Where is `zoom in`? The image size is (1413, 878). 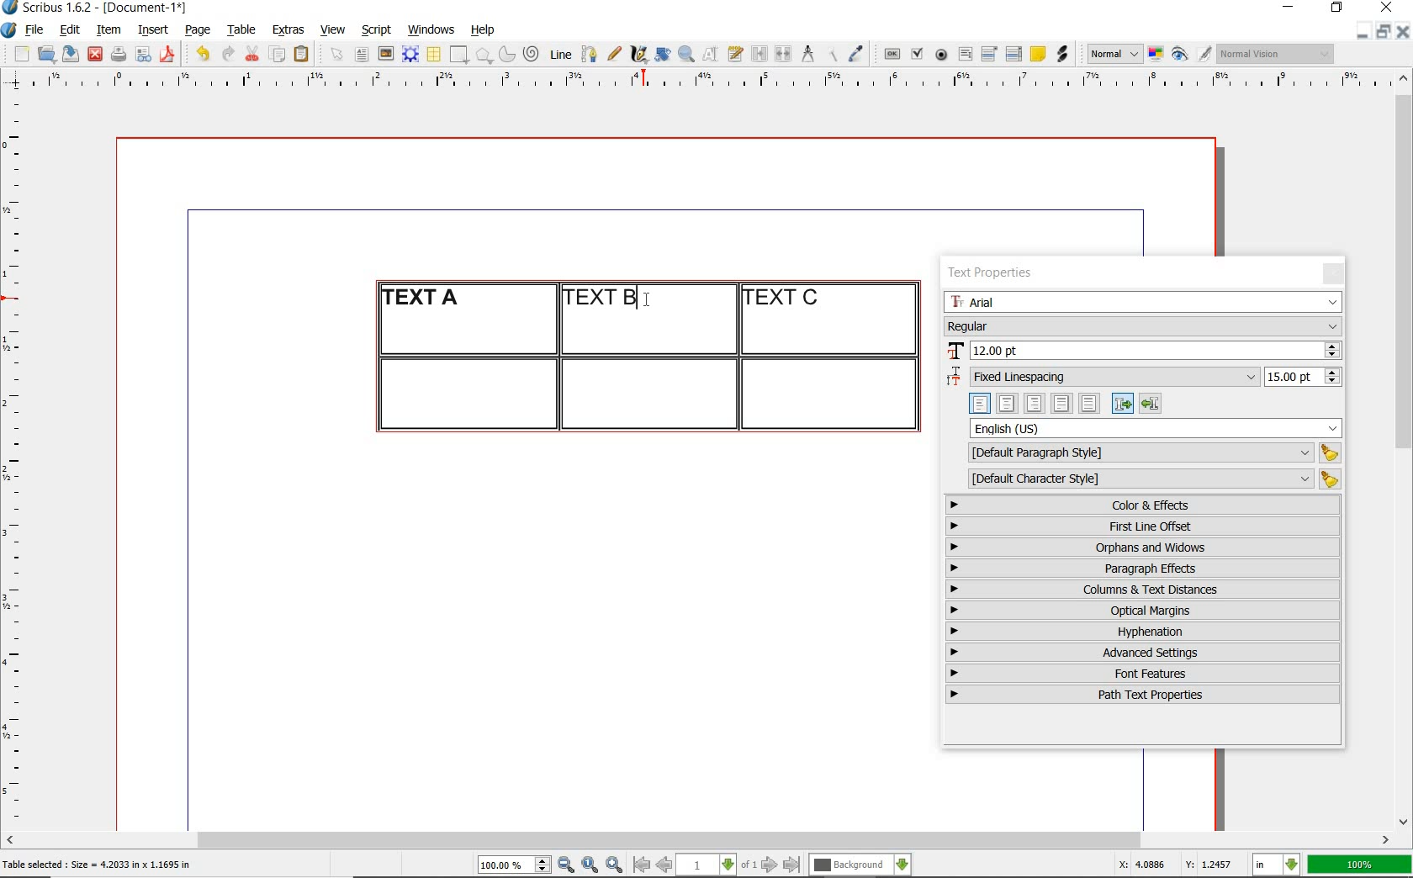 zoom in is located at coordinates (615, 865).